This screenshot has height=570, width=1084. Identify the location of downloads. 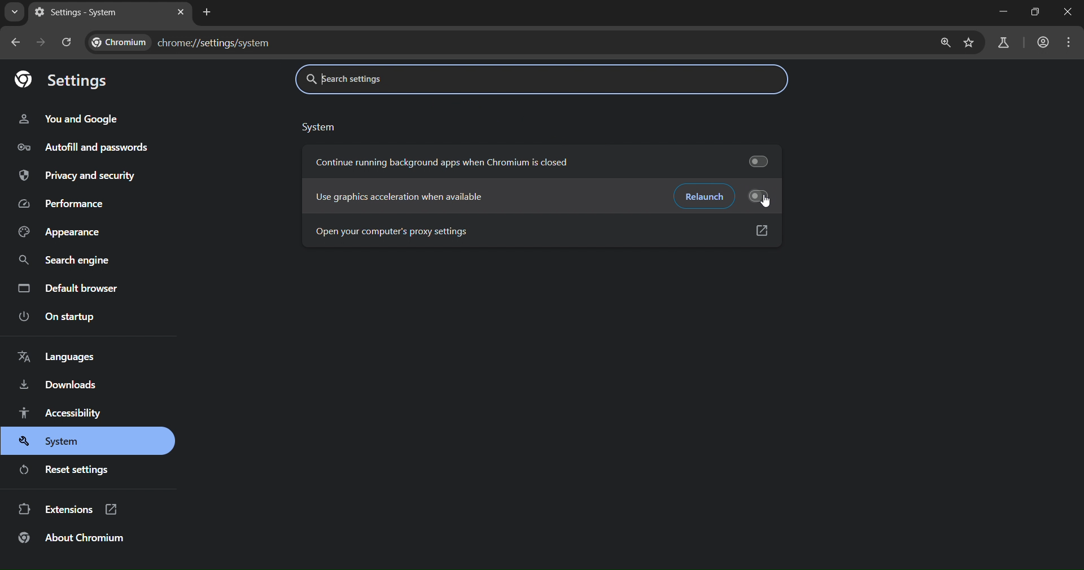
(62, 383).